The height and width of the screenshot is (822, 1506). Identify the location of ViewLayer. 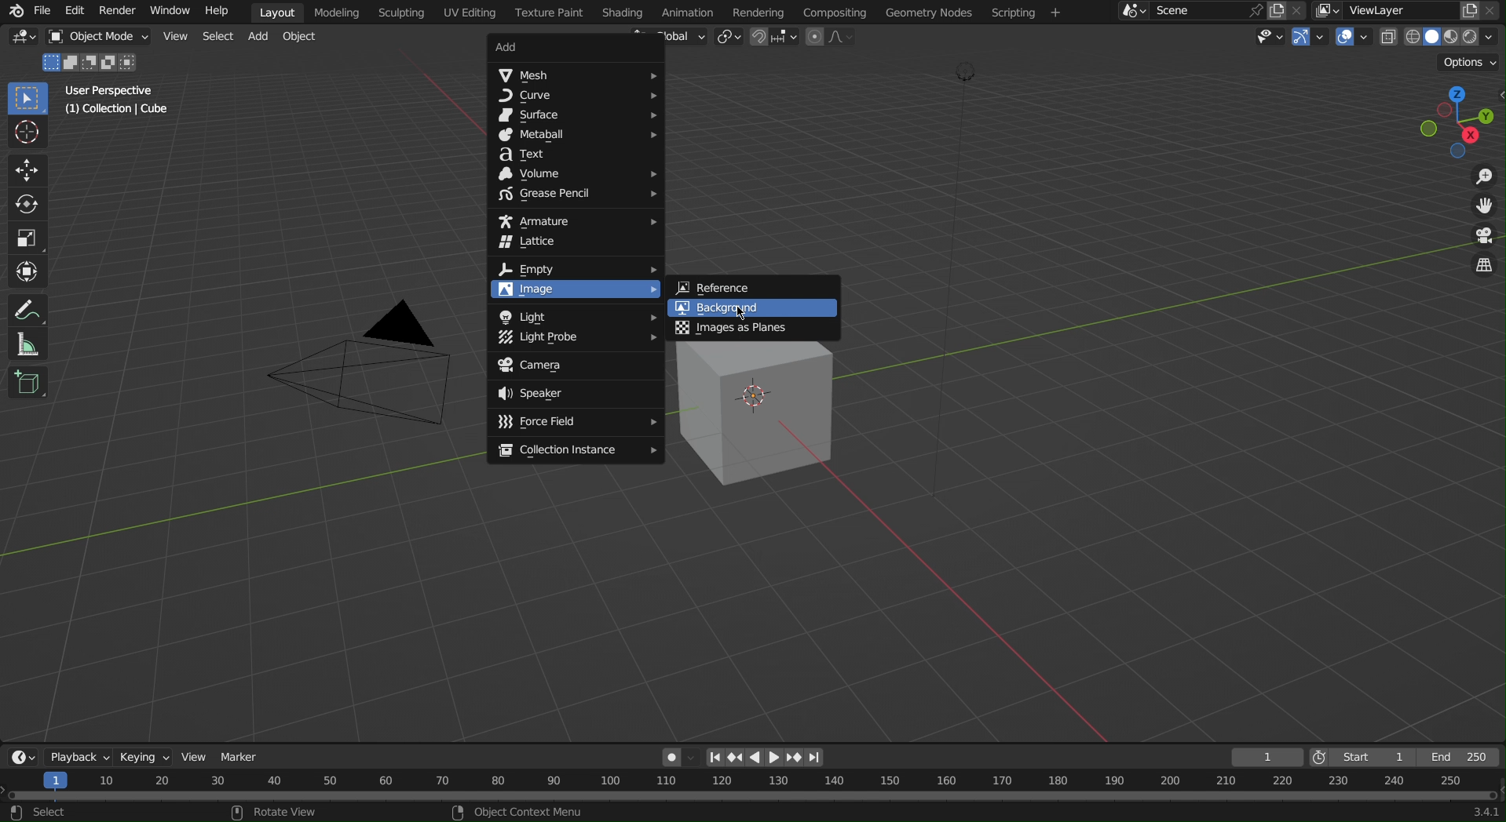
(1409, 11).